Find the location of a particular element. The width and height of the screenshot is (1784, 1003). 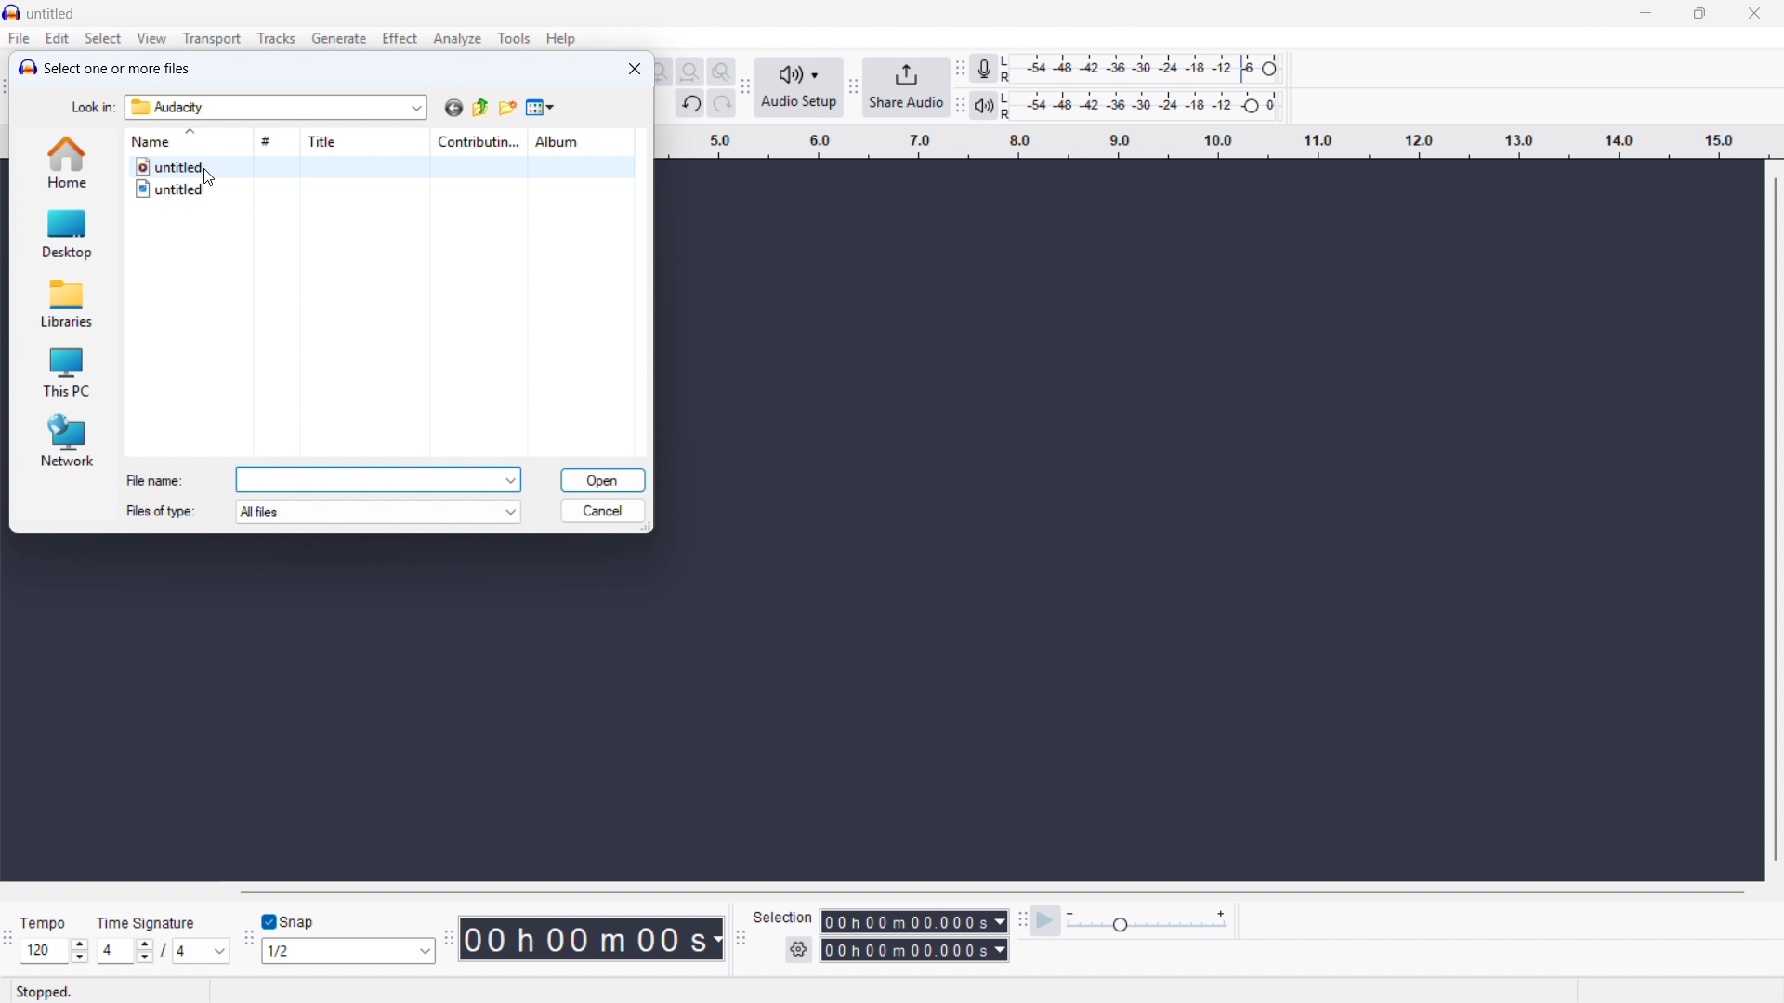

Playback metre toolbar  is located at coordinates (961, 107).